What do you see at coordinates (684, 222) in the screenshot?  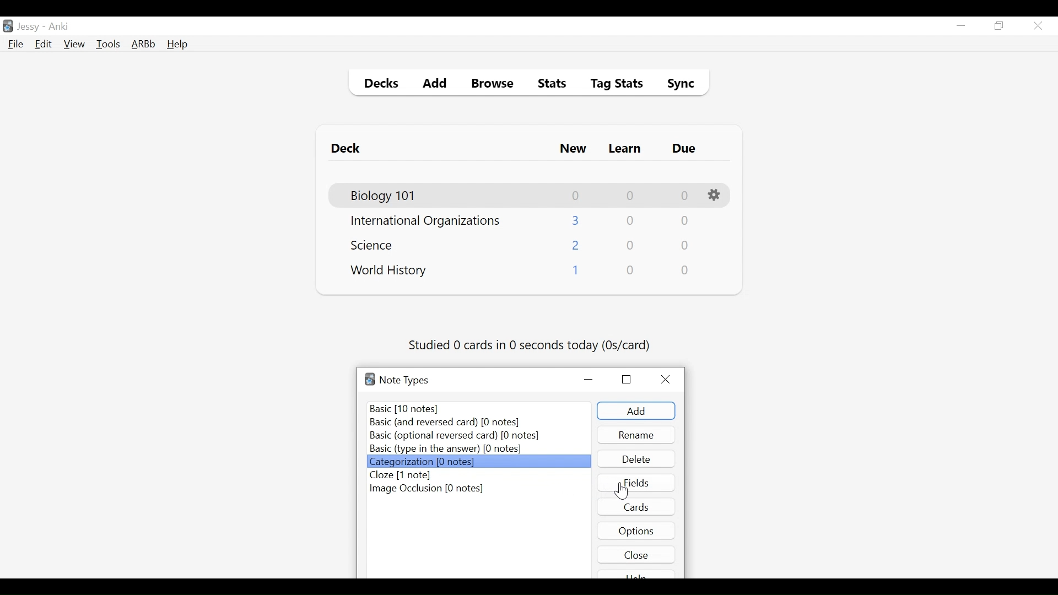 I see `Due Card Count` at bounding box center [684, 222].